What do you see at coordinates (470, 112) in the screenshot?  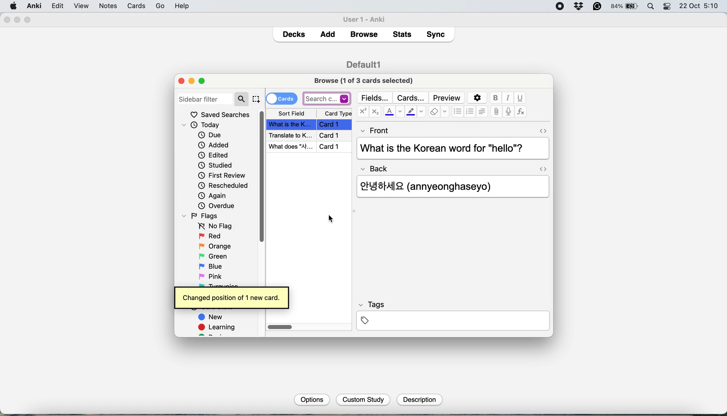 I see `numbered list` at bounding box center [470, 112].